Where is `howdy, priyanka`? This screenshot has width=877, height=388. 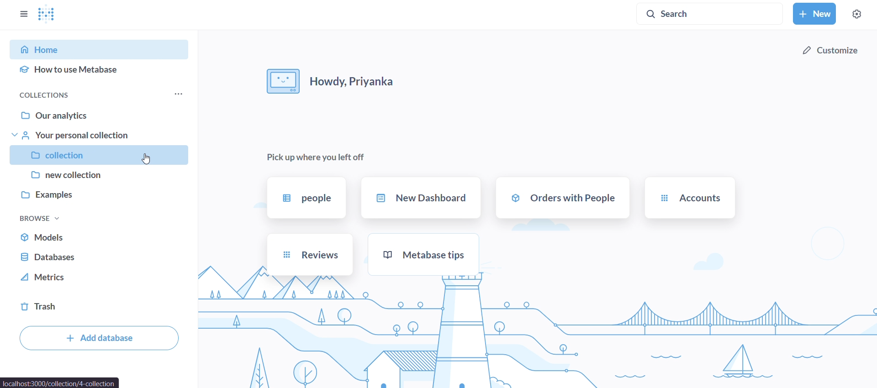
howdy, priyanka is located at coordinates (330, 80).